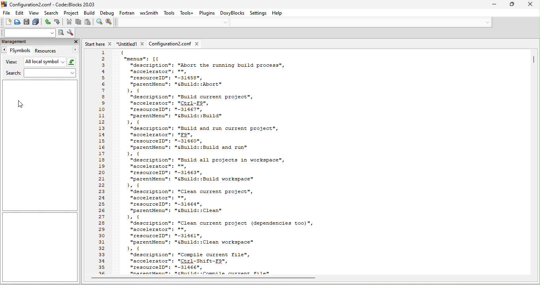  I want to click on show option window, so click(70, 33).